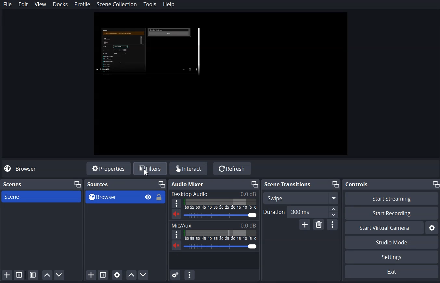  What do you see at coordinates (392, 213) in the screenshot?
I see `Start Recording` at bounding box center [392, 213].